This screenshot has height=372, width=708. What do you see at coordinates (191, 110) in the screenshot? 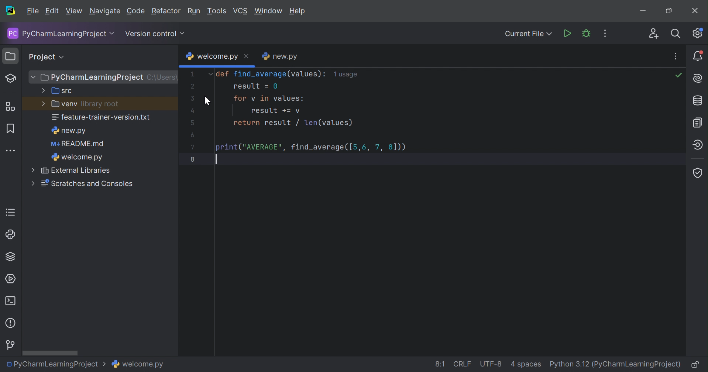
I see `4` at bounding box center [191, 110].